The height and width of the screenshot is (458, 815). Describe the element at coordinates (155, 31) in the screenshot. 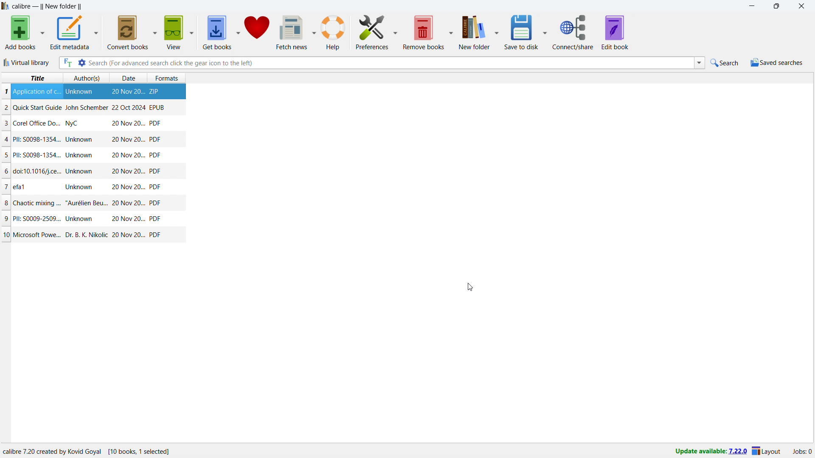

I see `convert books options` at that location.